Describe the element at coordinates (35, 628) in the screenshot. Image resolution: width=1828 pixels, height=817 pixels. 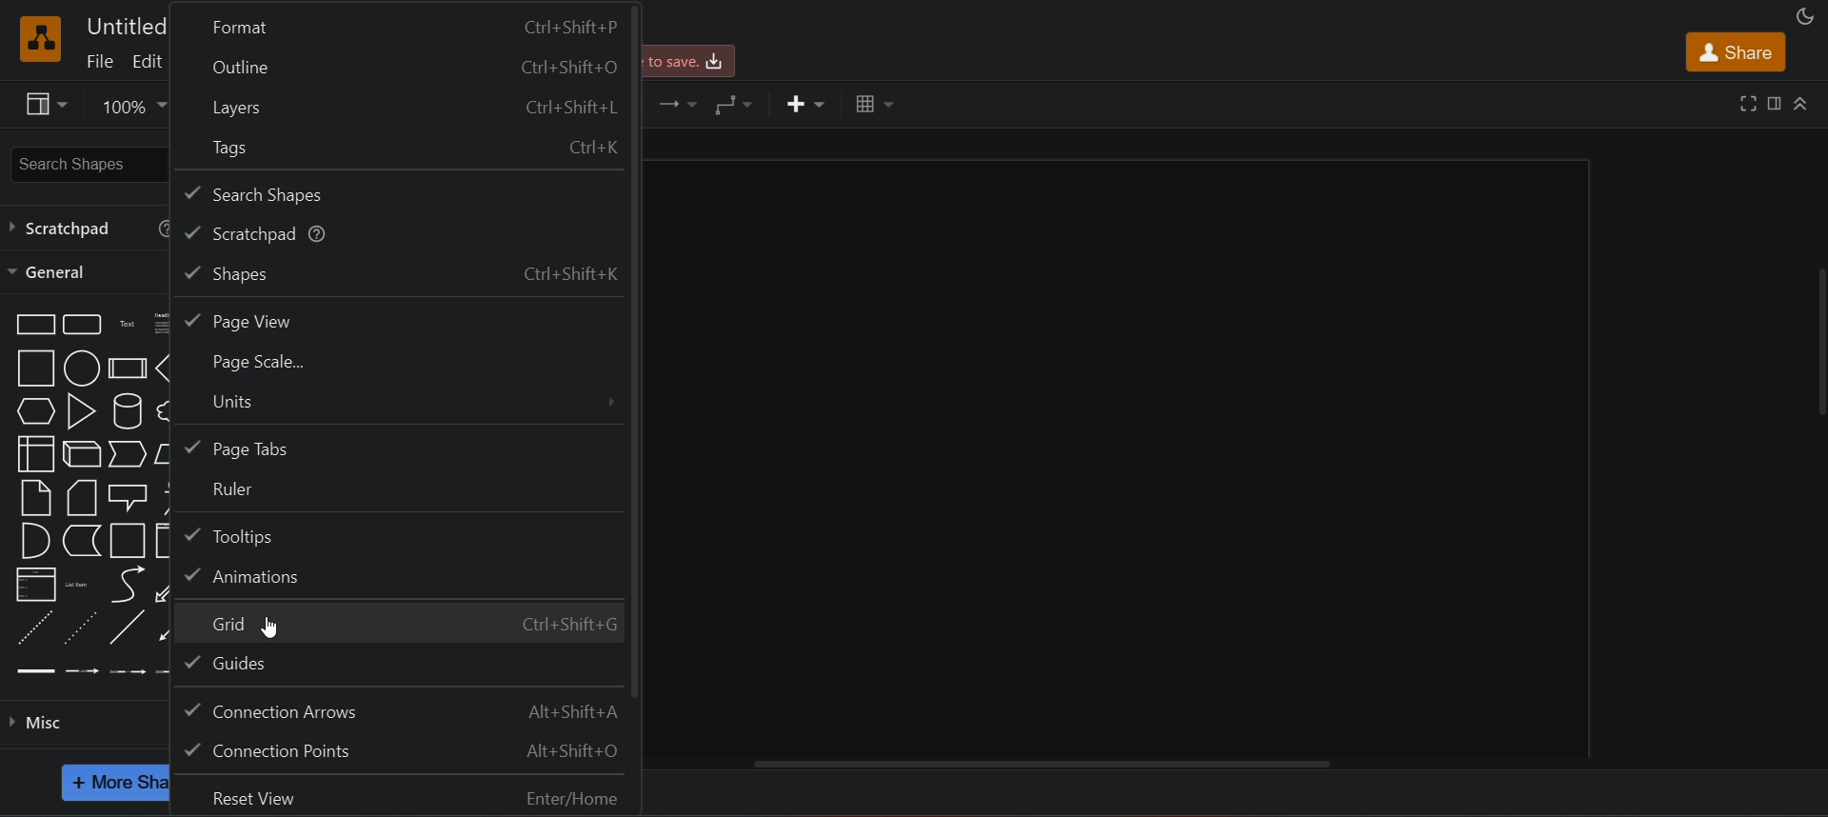
I see `dashed linr` at that location.